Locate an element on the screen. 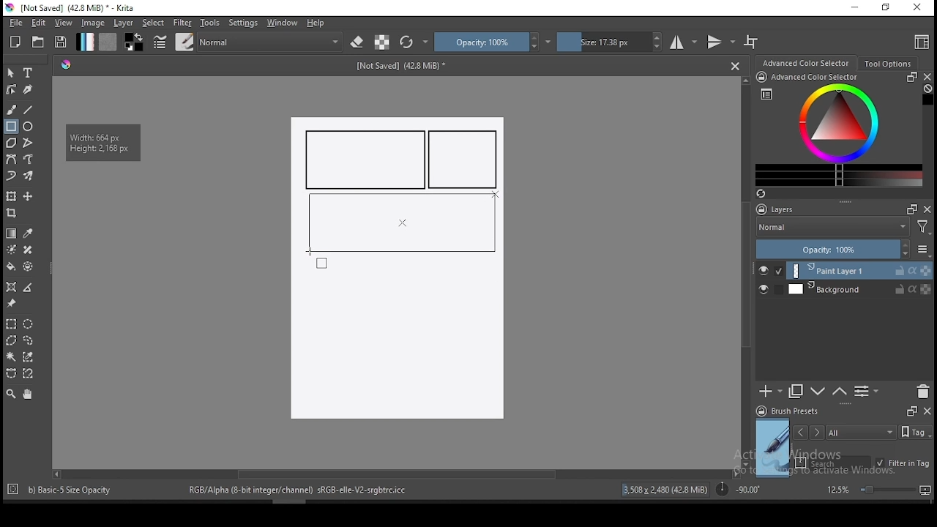  colors is located at coordinates (134, 42).